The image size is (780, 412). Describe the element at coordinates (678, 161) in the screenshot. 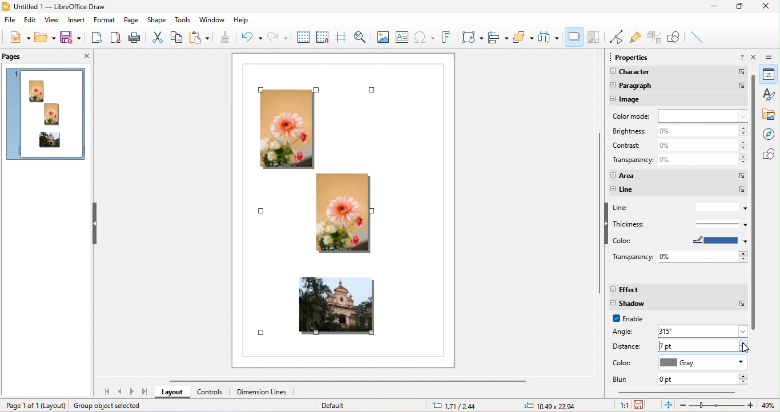

I see `transparency 0%` at that location.